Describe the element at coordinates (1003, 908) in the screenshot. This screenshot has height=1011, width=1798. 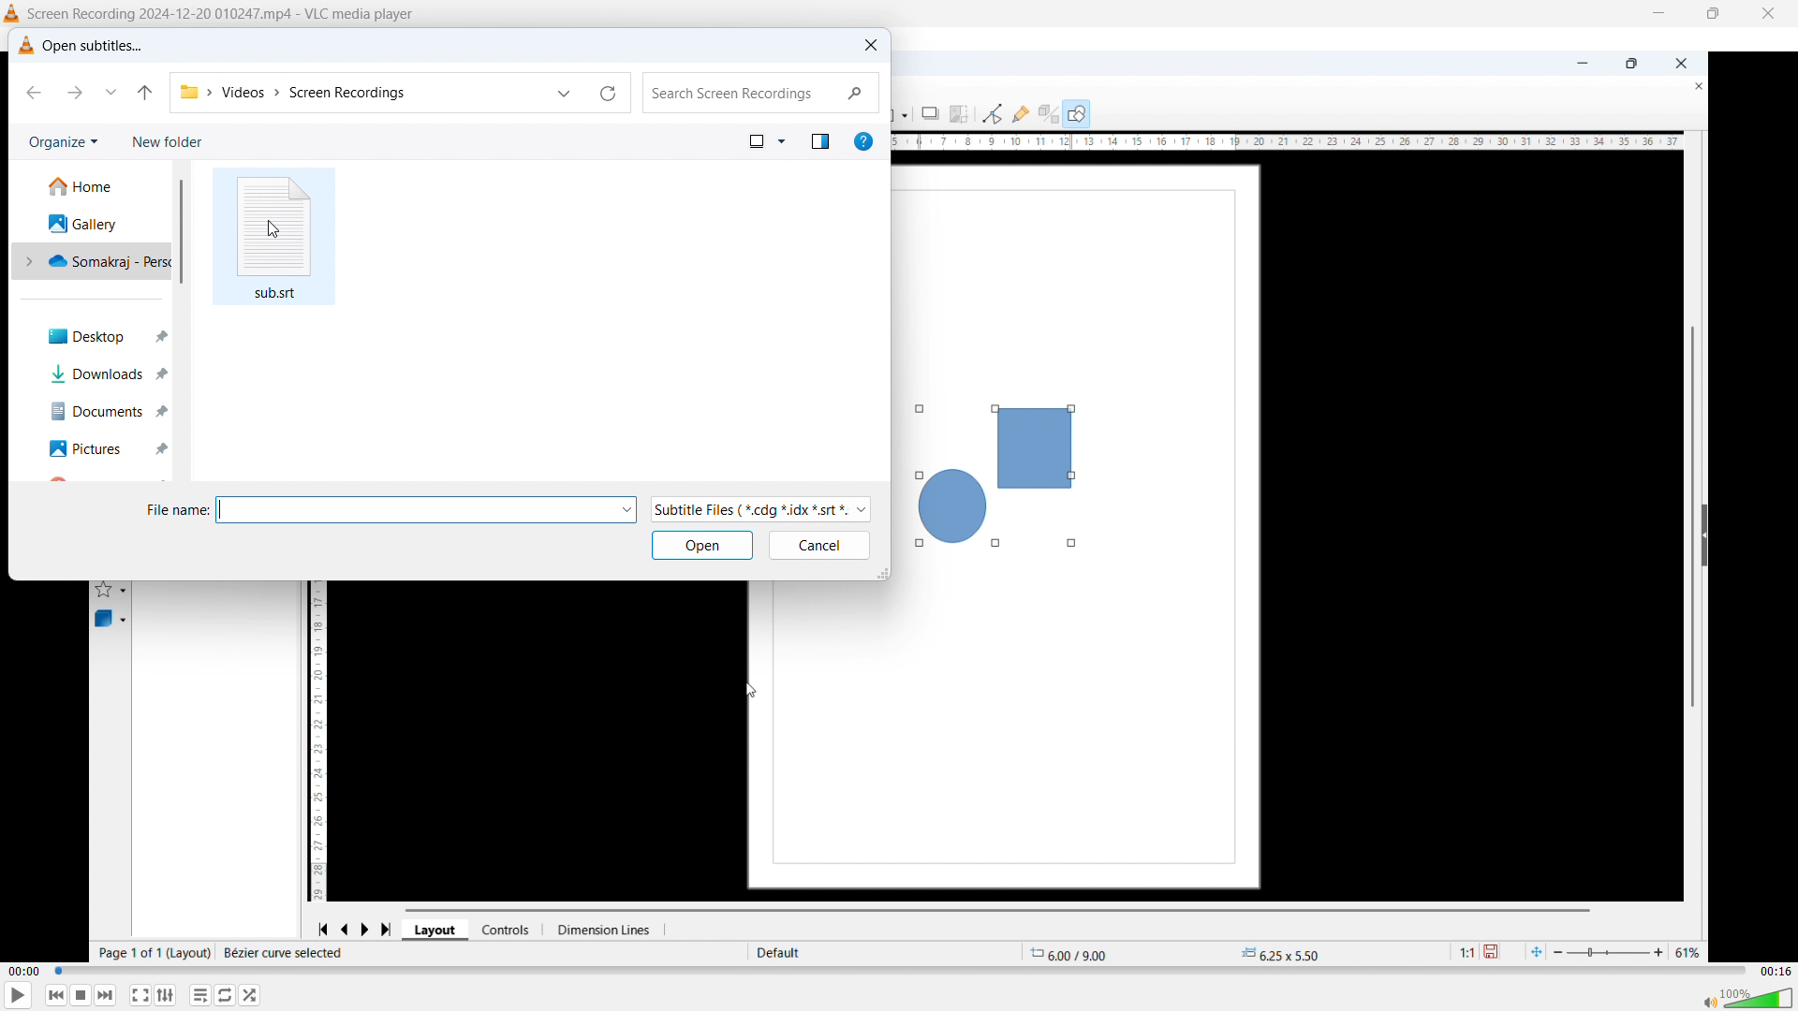
I see `horizontal scroll bar` at that location.